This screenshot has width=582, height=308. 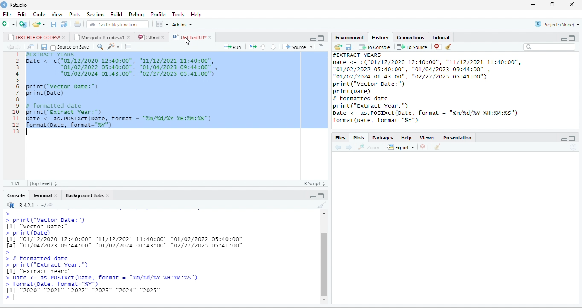 I want to click on open in new window, so click(x=32, y=47).